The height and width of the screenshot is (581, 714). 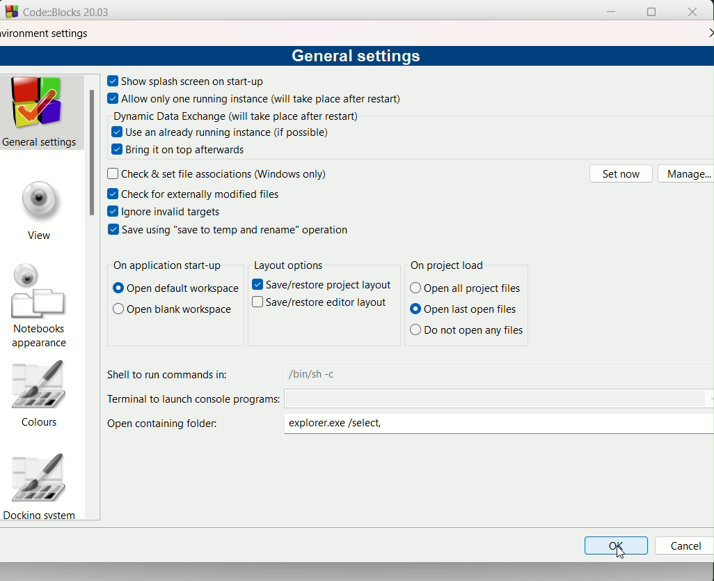 I want to click on text, so click(x=165, y=266).